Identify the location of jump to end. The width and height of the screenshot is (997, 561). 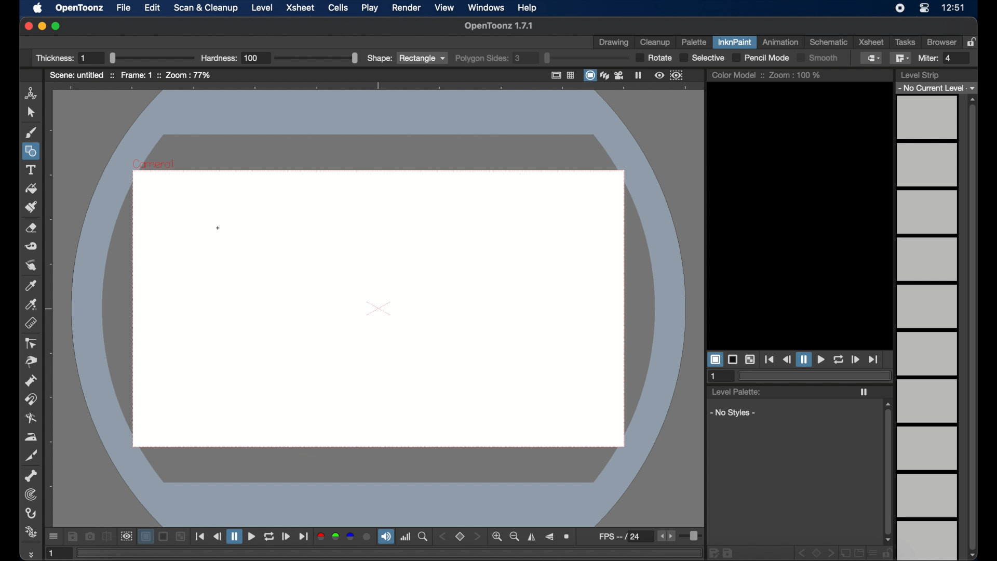
(303, 537).